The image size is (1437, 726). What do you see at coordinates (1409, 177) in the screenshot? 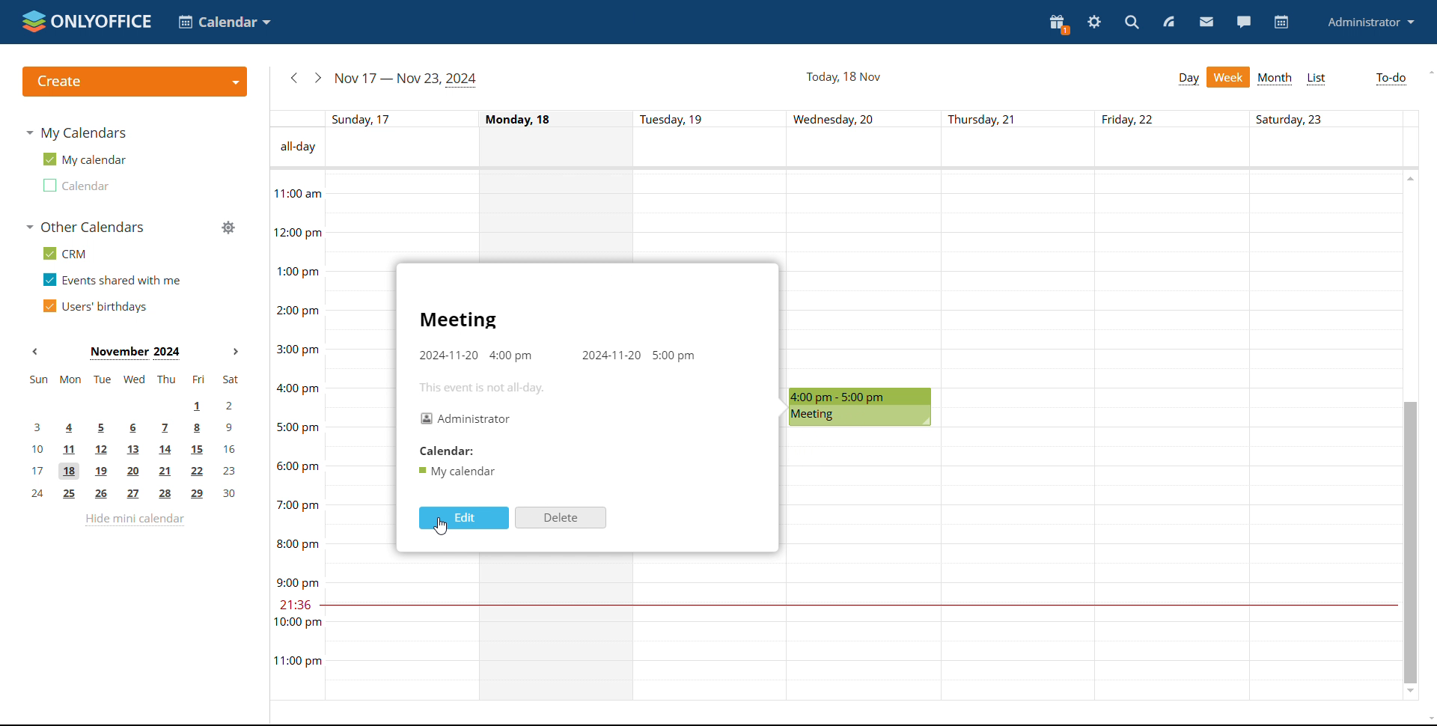
I see `scroll up` at bounding box center [1409, 177].